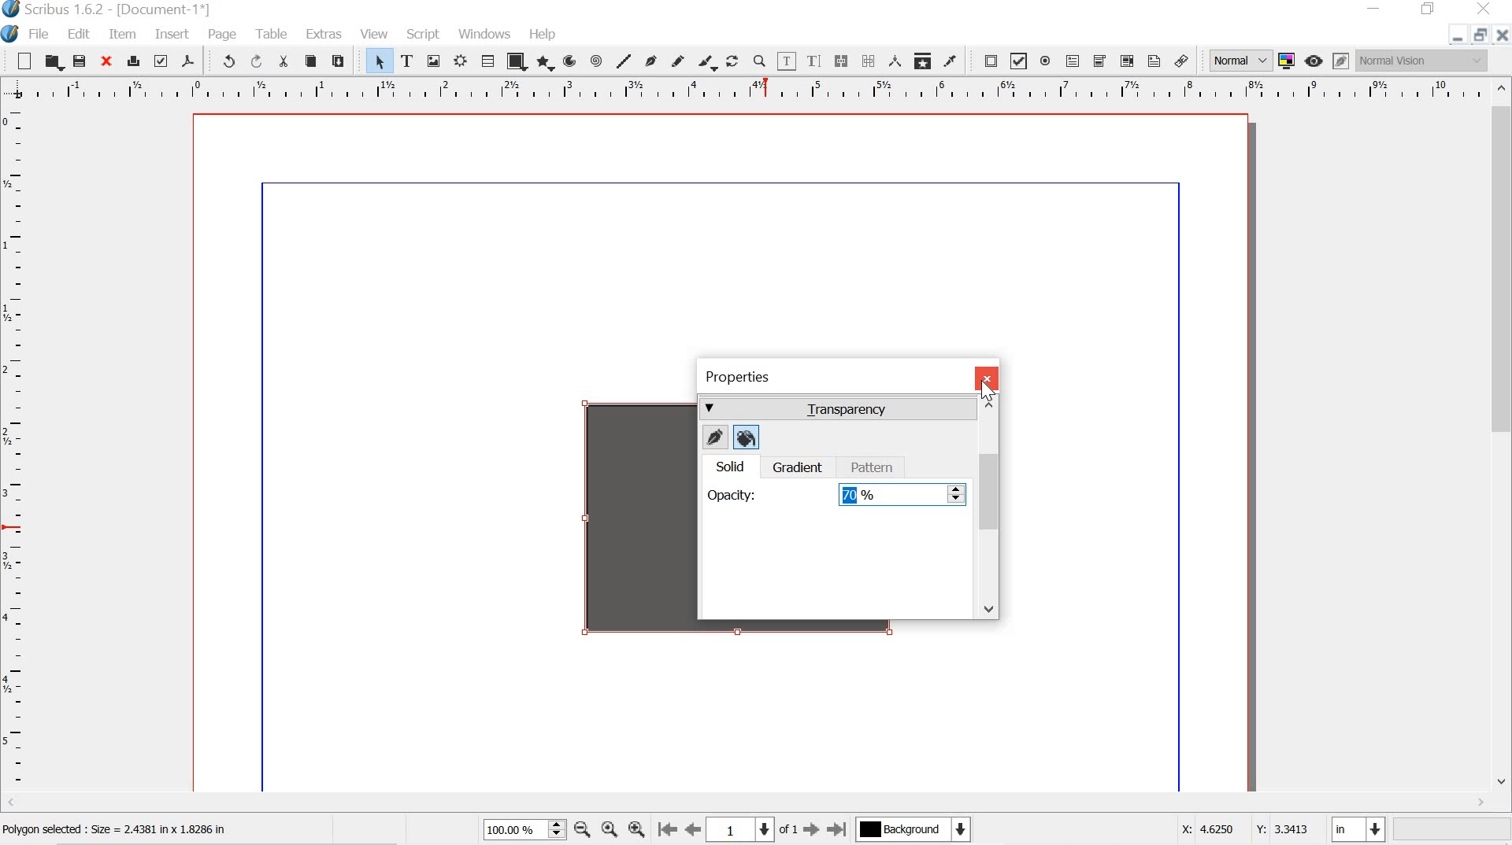 The width and height of the screenshot is (1512, 845). What do you see at coordinates (796, 467) in the screenshot?
I see `gradient` at bounding box center [796, 467].